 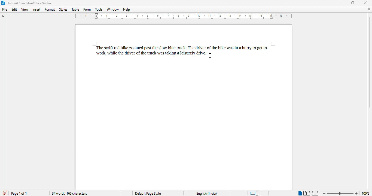 What do you see at coordinates (366, 193) in the screenshot?
I see `100% (current zoom level)` at bounding box center [366, 193].